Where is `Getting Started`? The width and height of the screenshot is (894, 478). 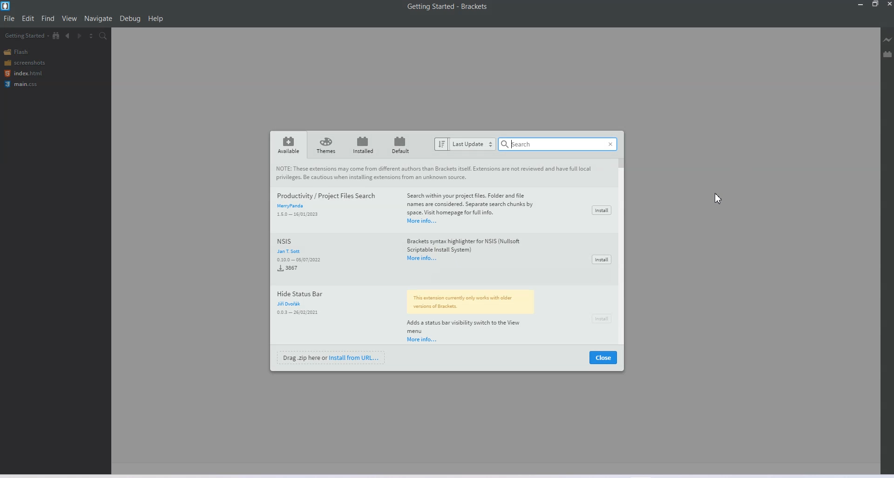 Getting Started is located at coordinates (27, 35).